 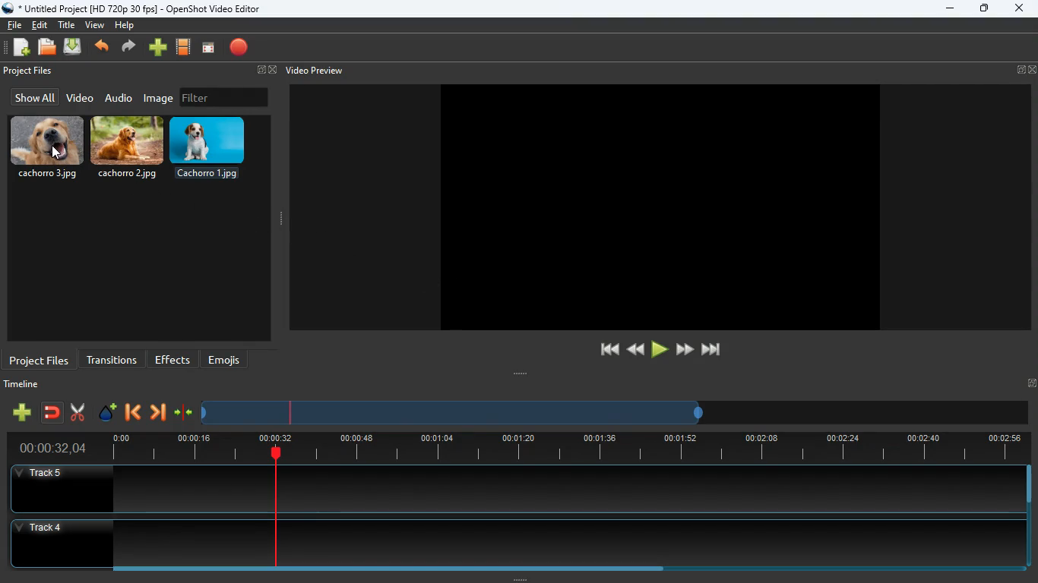 What do you see at coordinates (1029, 516) in the screenshot?
I see `Vertical slide bar` at bounding box center [1029, 516].